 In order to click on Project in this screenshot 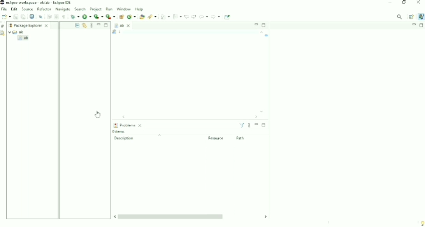, I will do `click(95, 9)`.